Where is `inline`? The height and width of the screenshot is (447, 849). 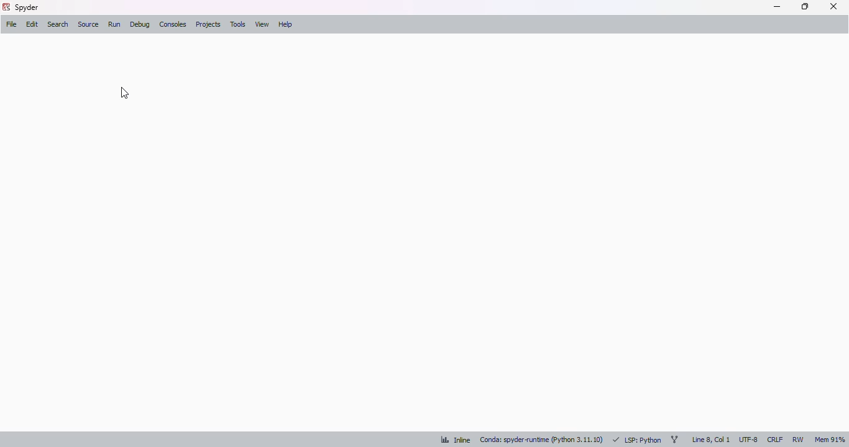 inline is located at coordinates (456, 440).